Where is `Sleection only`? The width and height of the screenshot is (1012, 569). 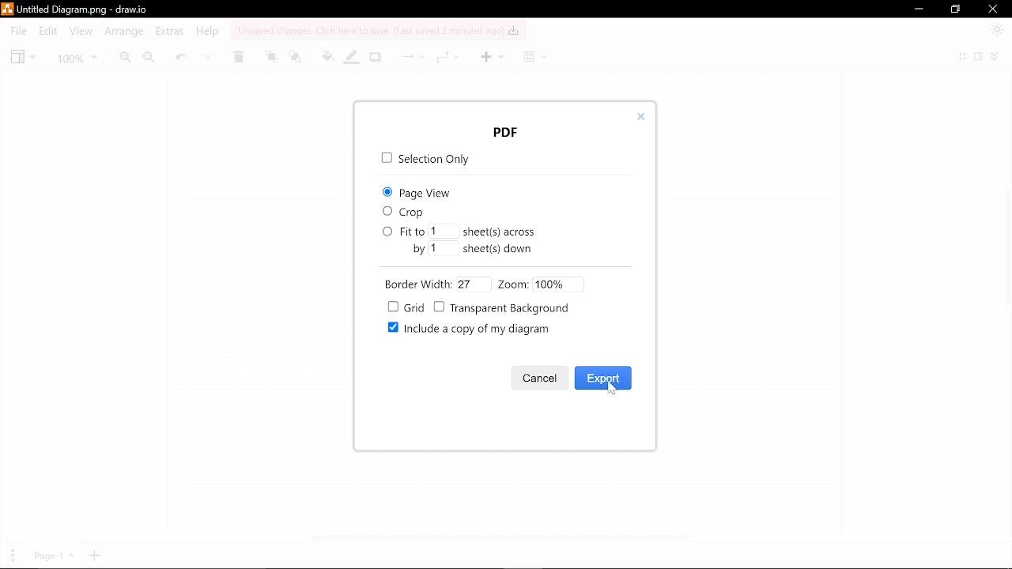 Sleection only is located at coordinates (425, 157).